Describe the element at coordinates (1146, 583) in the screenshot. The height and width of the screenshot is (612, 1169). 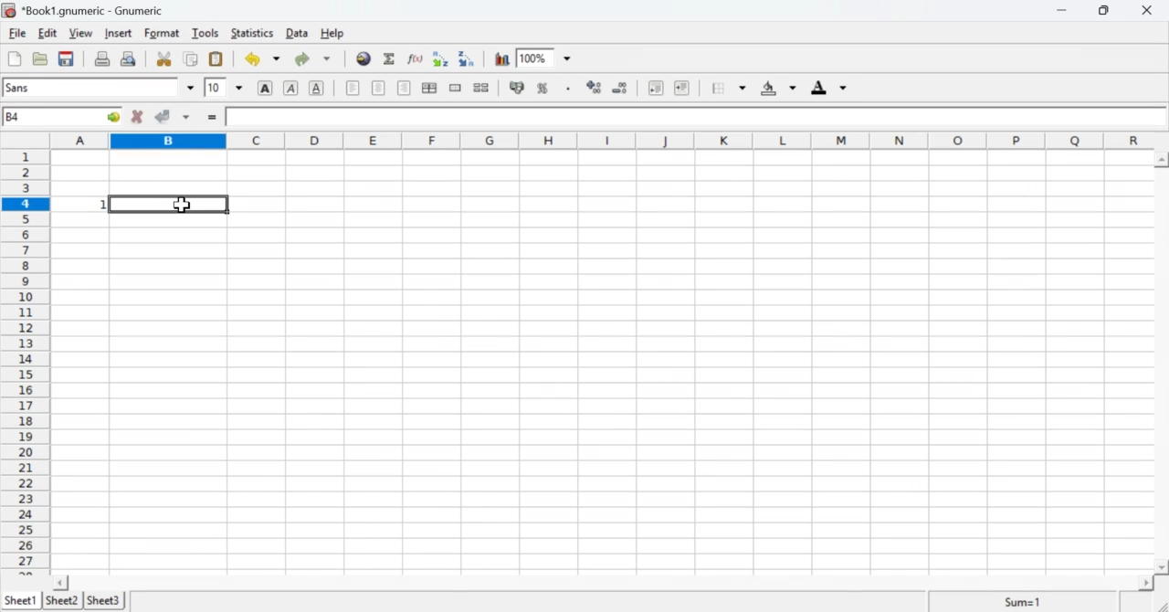
I see `scroll right` at that location.